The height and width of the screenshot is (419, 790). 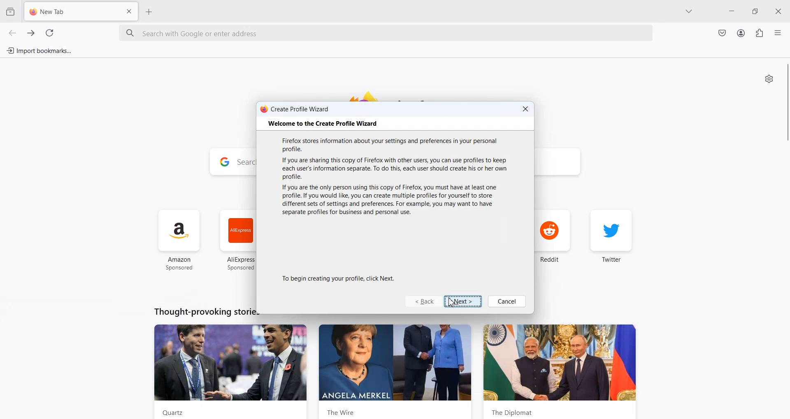 What do you see at coordinates (781, 11) in the screenshot?
I see `Close` at bounding box center [781, 11].